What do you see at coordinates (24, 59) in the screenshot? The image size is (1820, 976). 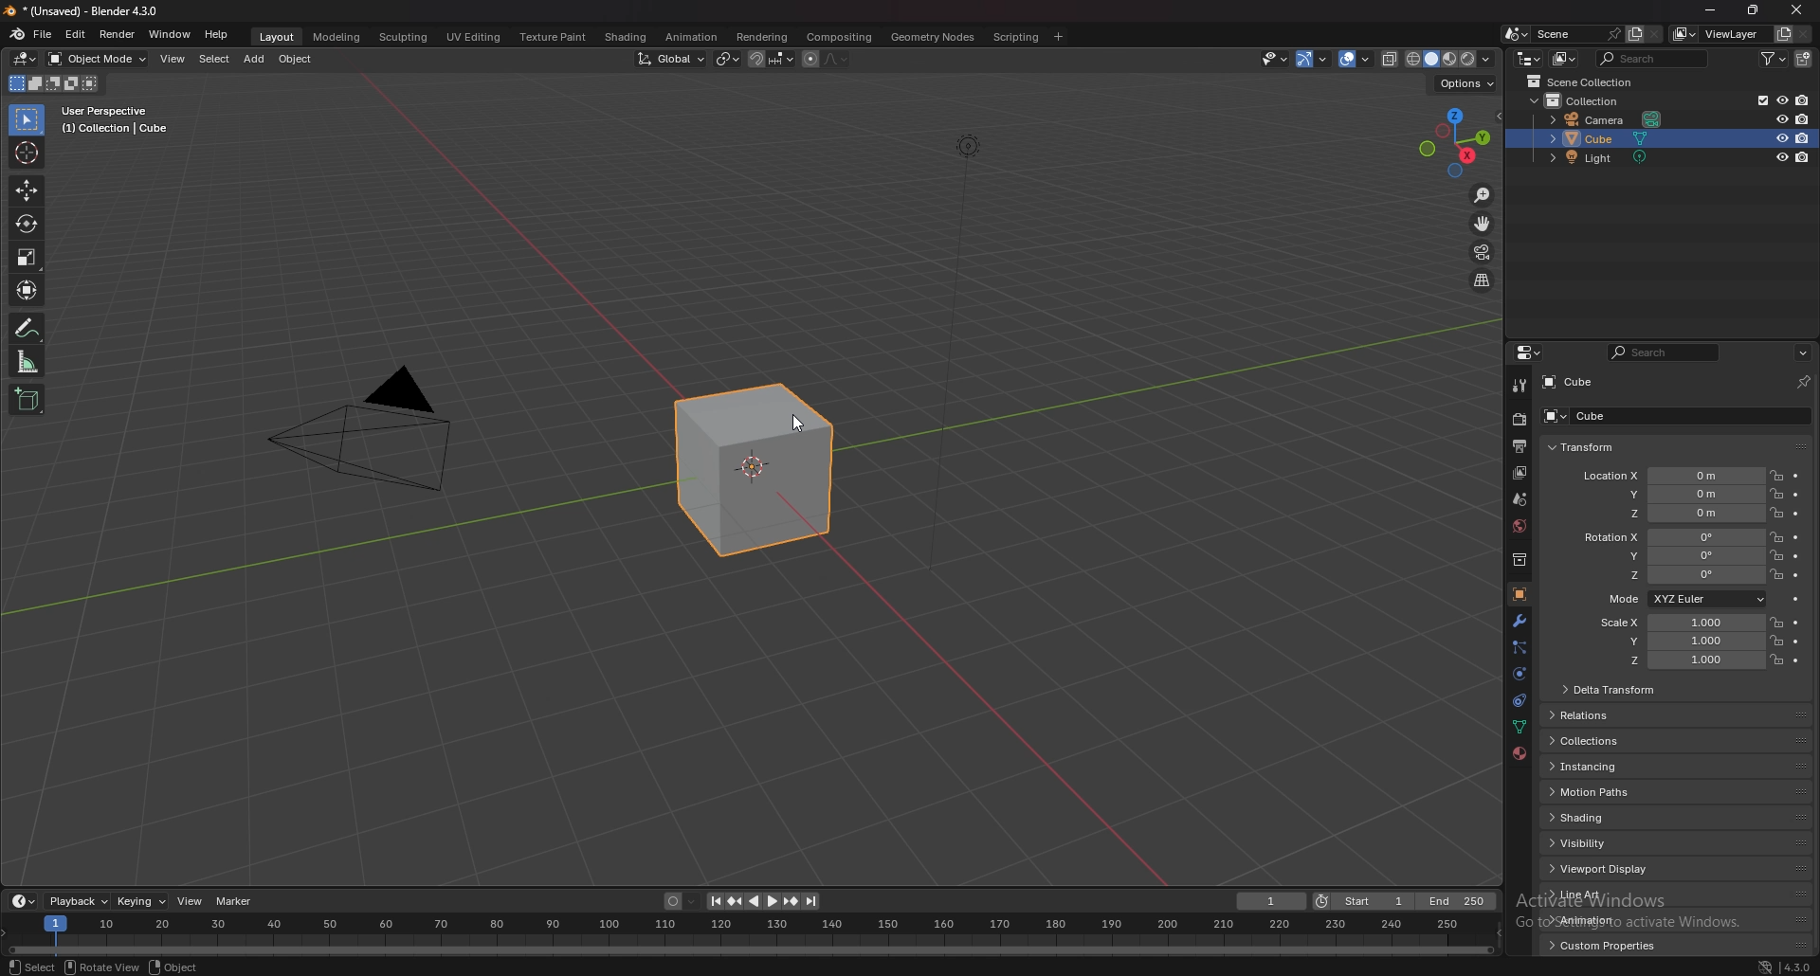 I see `editor type` at bounding box center [24, 59].